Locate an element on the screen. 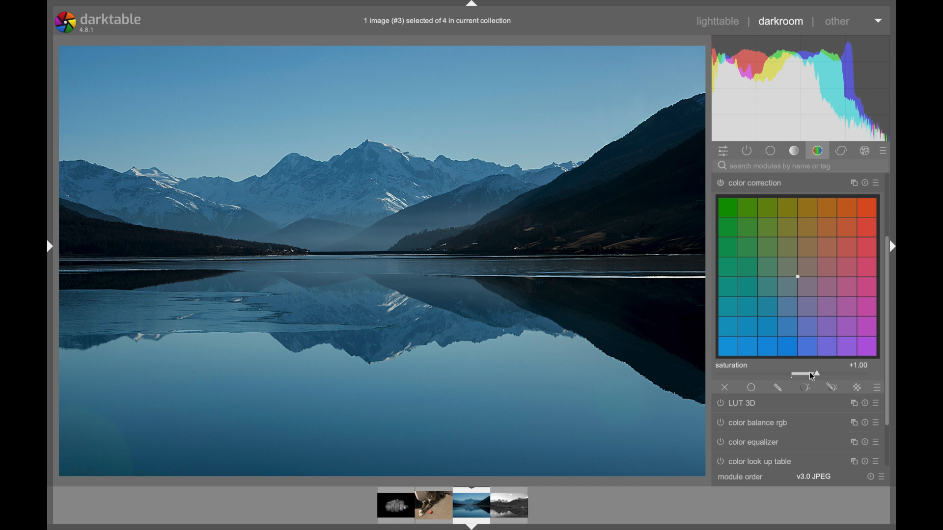 This screenshot has width=943, height=530. tone is located at coordinates (795, 150).